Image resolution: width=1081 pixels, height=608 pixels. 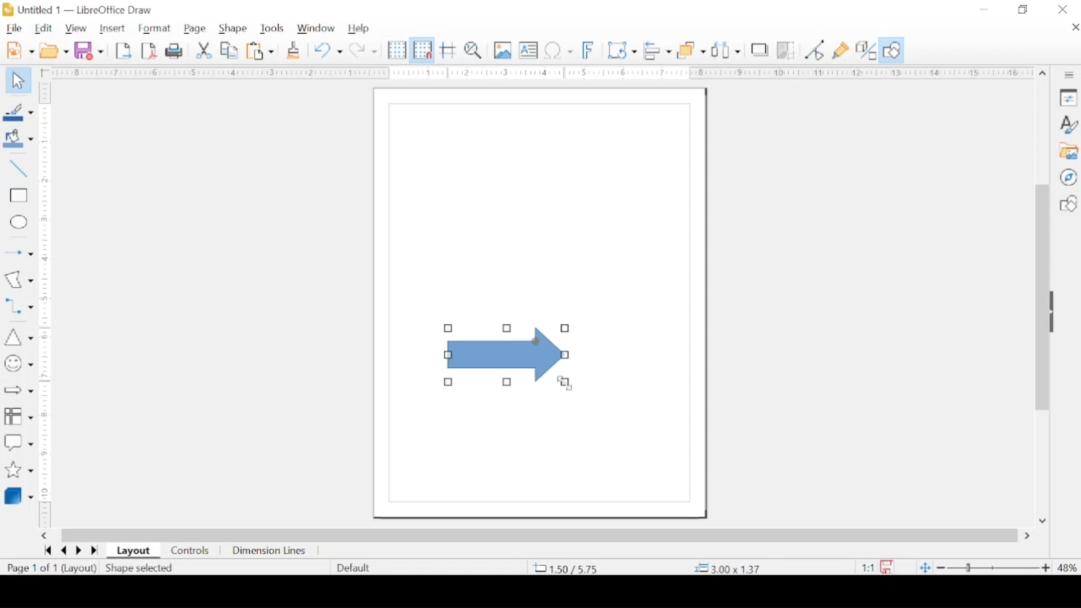 What do you see at coordinates (260, 50) in the screenshot?
I see `paste` at bounding box center [260, 50].